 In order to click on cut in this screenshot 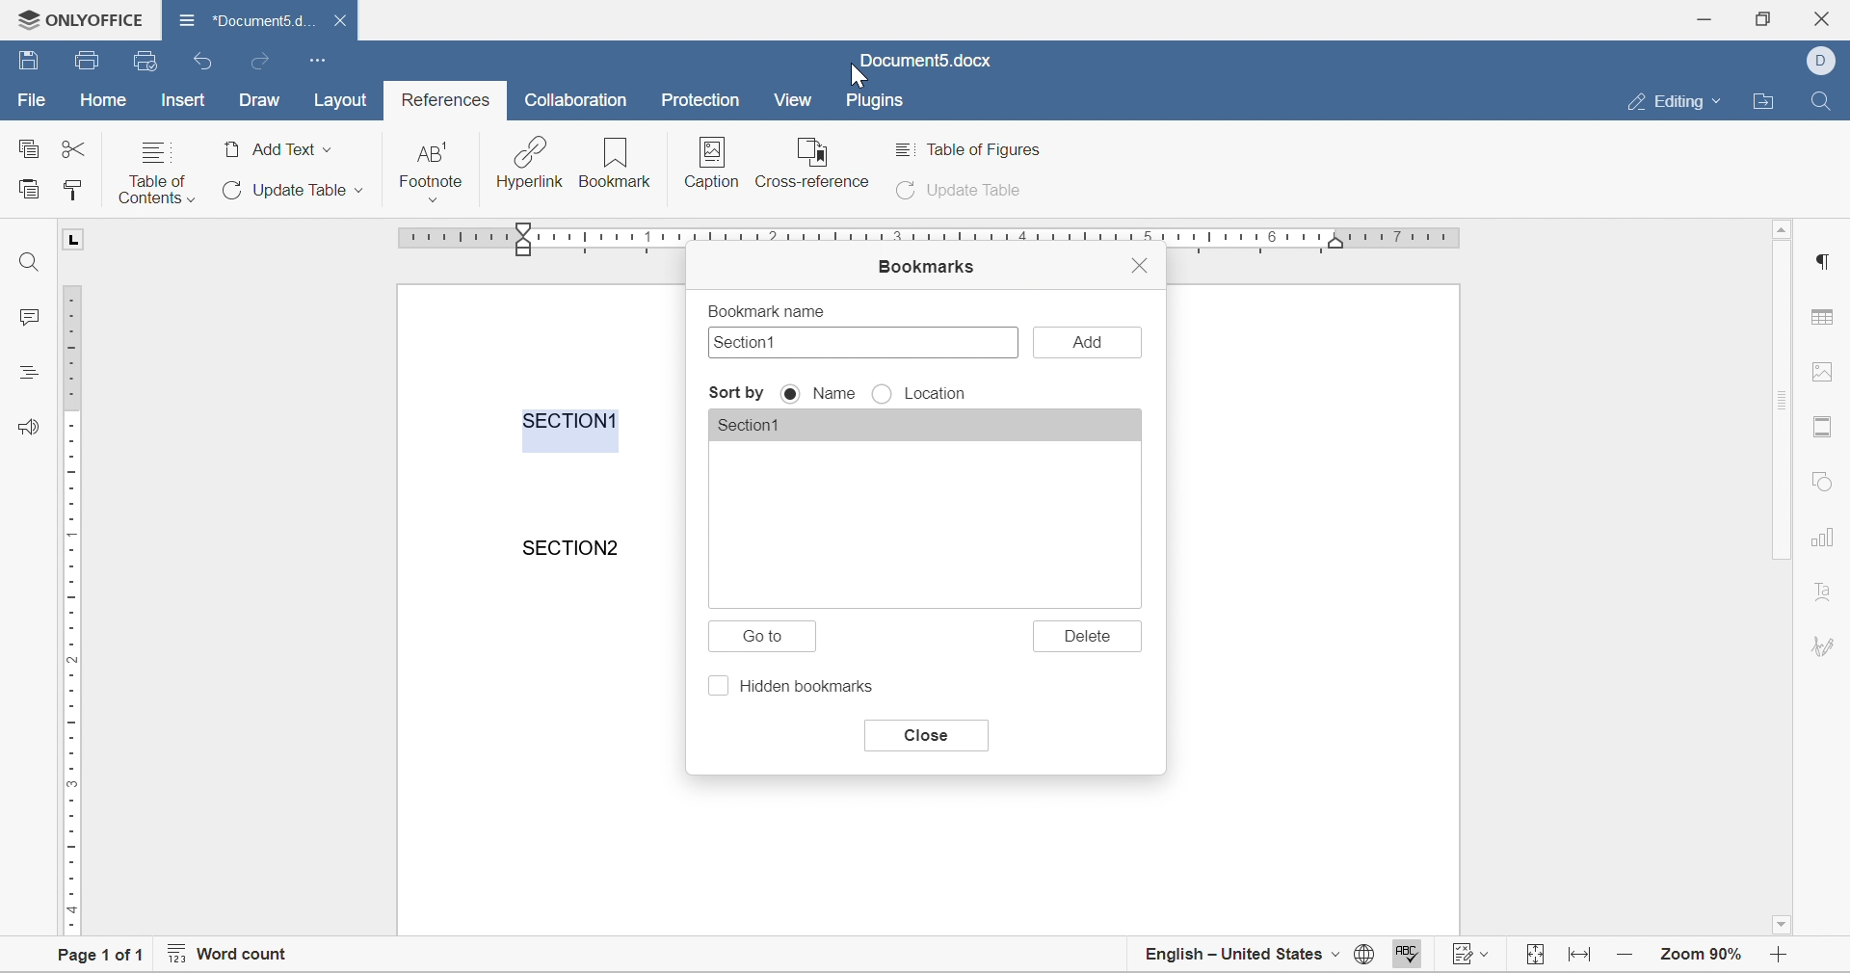, I will do `click(73, 148)`.